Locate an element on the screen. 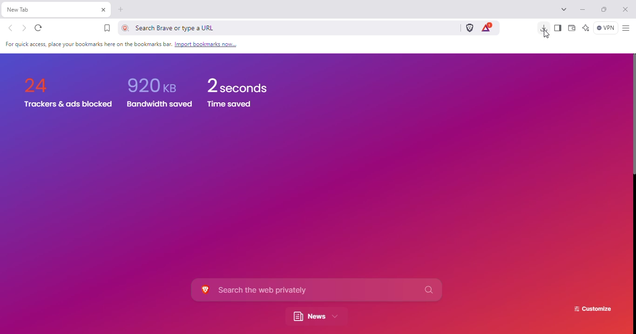 The image size is (636, 334). search brave or type a URL is located at coordinates (285, 27).